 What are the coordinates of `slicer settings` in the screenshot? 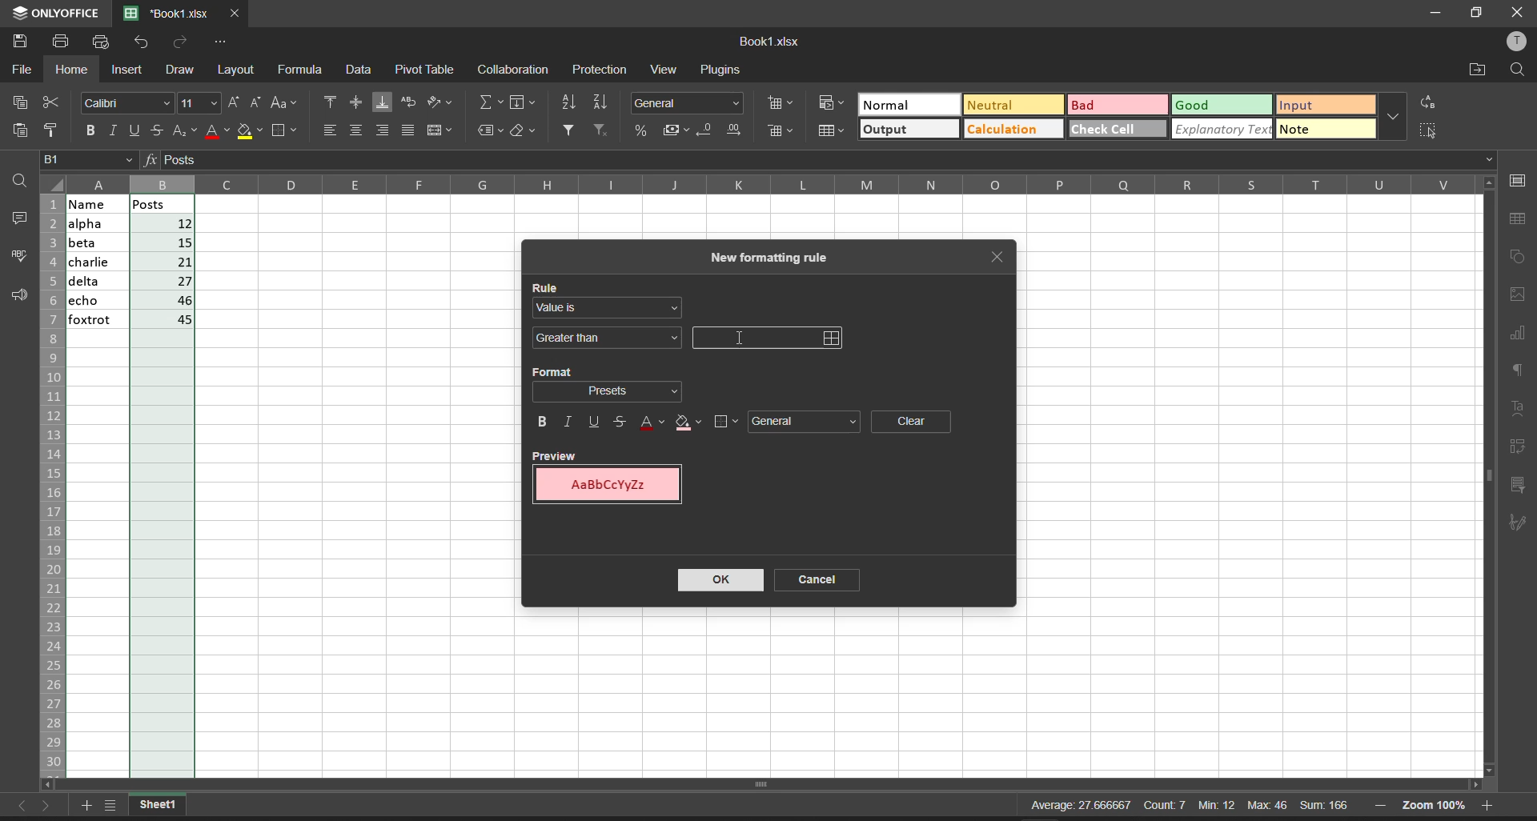 It's located at (1521, 482).